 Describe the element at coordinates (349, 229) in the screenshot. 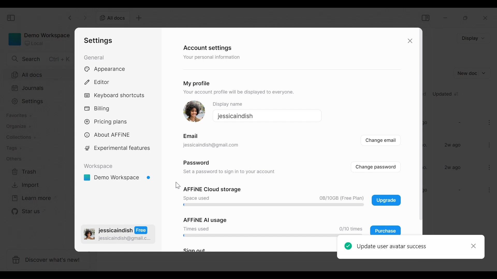

I see `0/10 times` at that location.